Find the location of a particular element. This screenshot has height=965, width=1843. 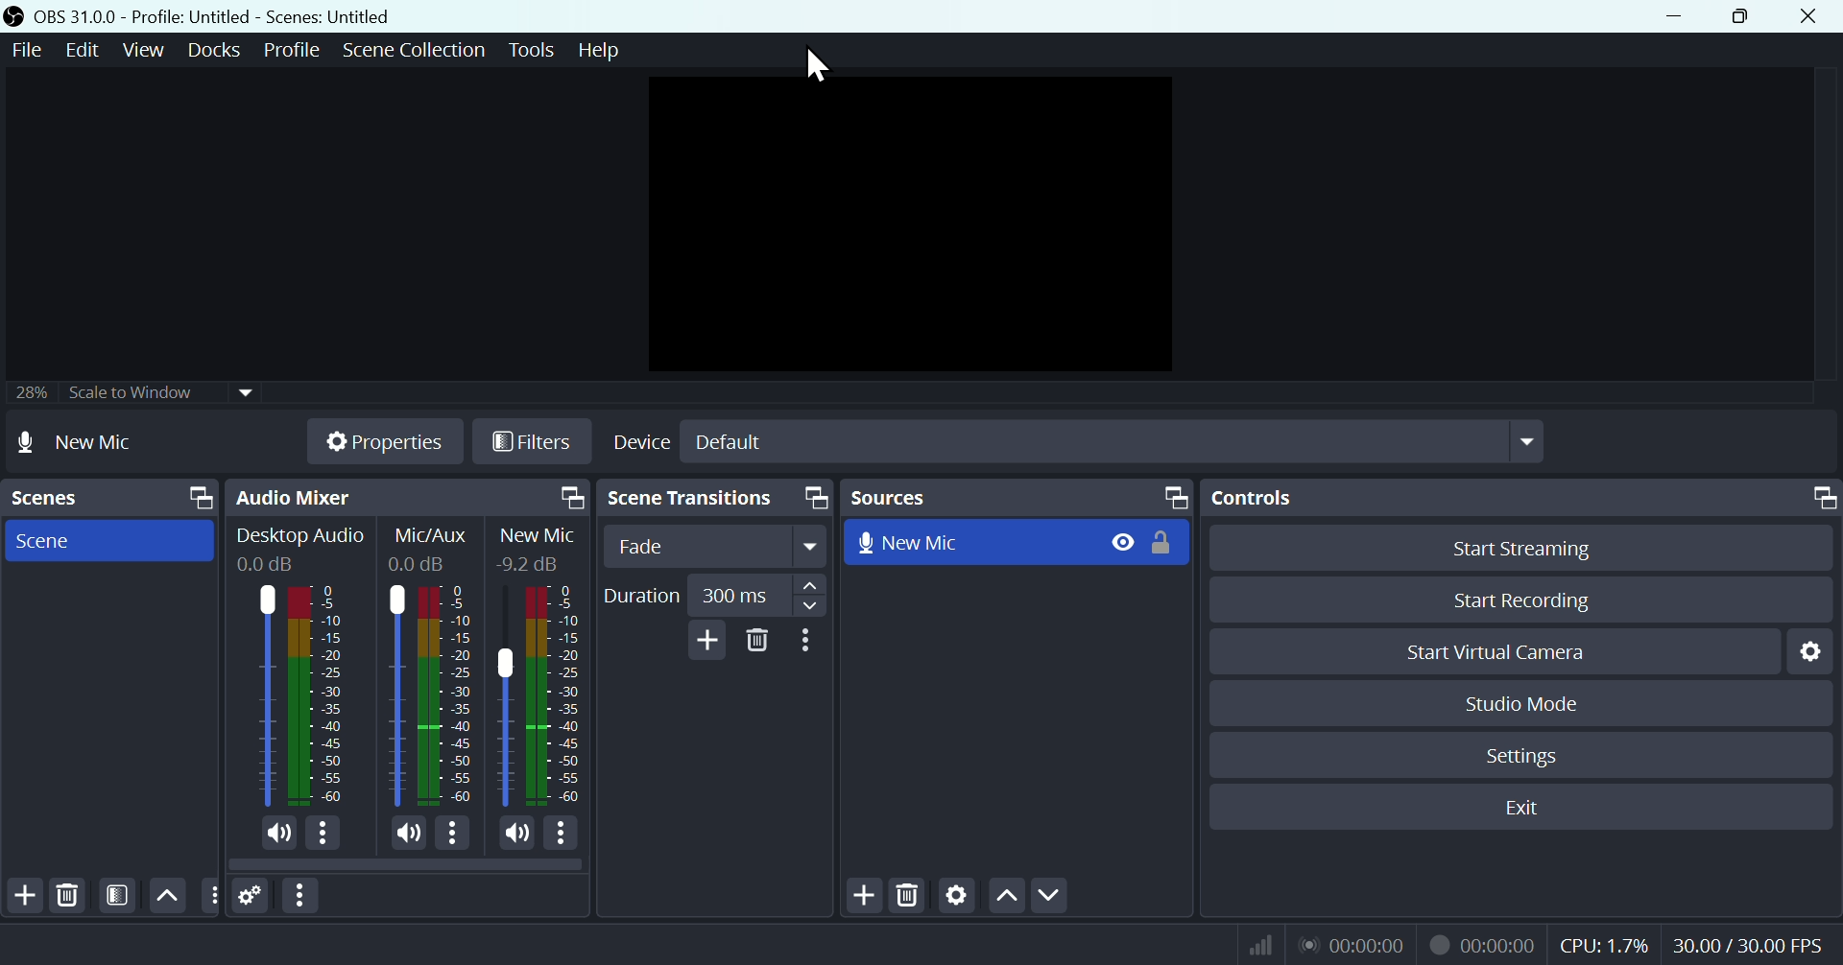

Audio mixer is located at coordinates (404, 498).